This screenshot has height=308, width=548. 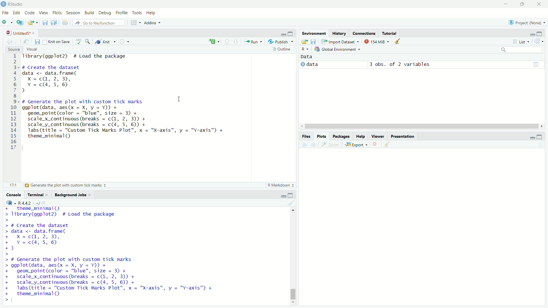 What do you see at coordinates (5, 13) in the screenshot?
I see `file` at bounding box center [5, 13].